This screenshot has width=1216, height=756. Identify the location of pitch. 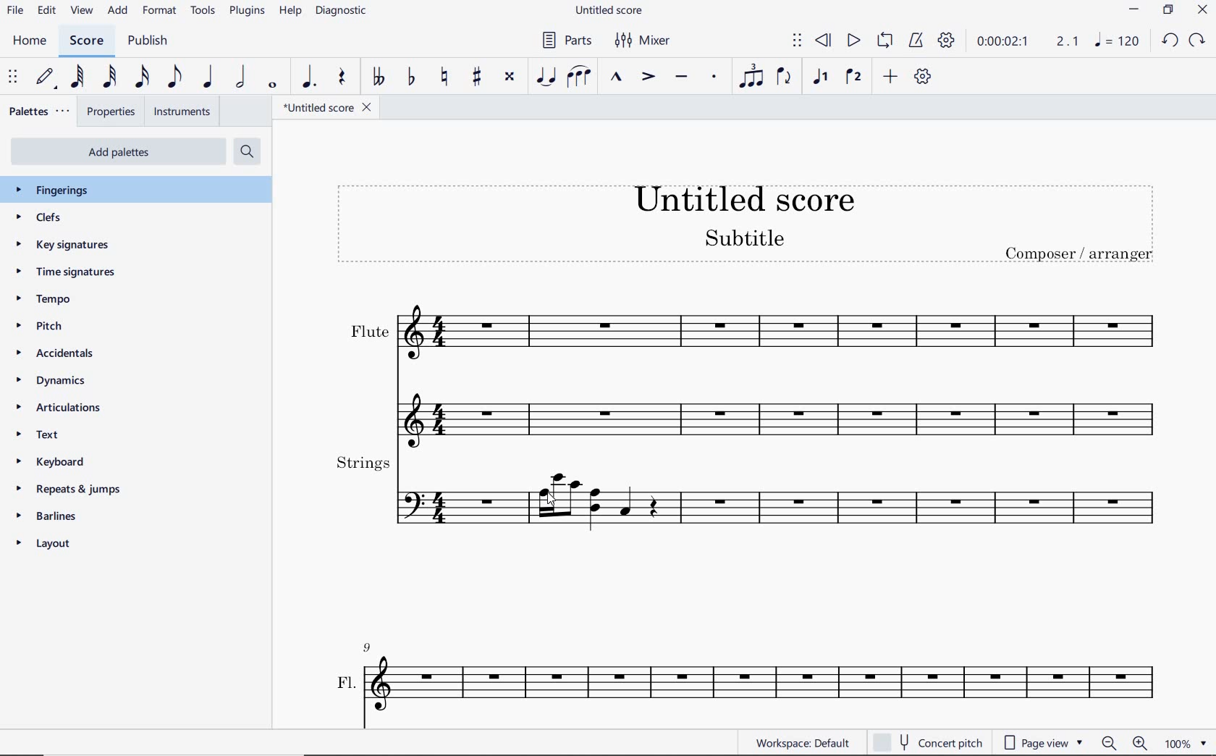
(52, 327).